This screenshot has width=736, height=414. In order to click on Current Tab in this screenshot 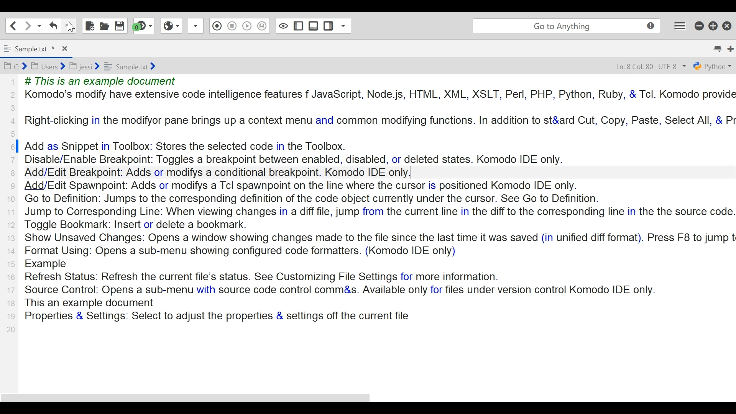, I will do `click(29, 50)`.